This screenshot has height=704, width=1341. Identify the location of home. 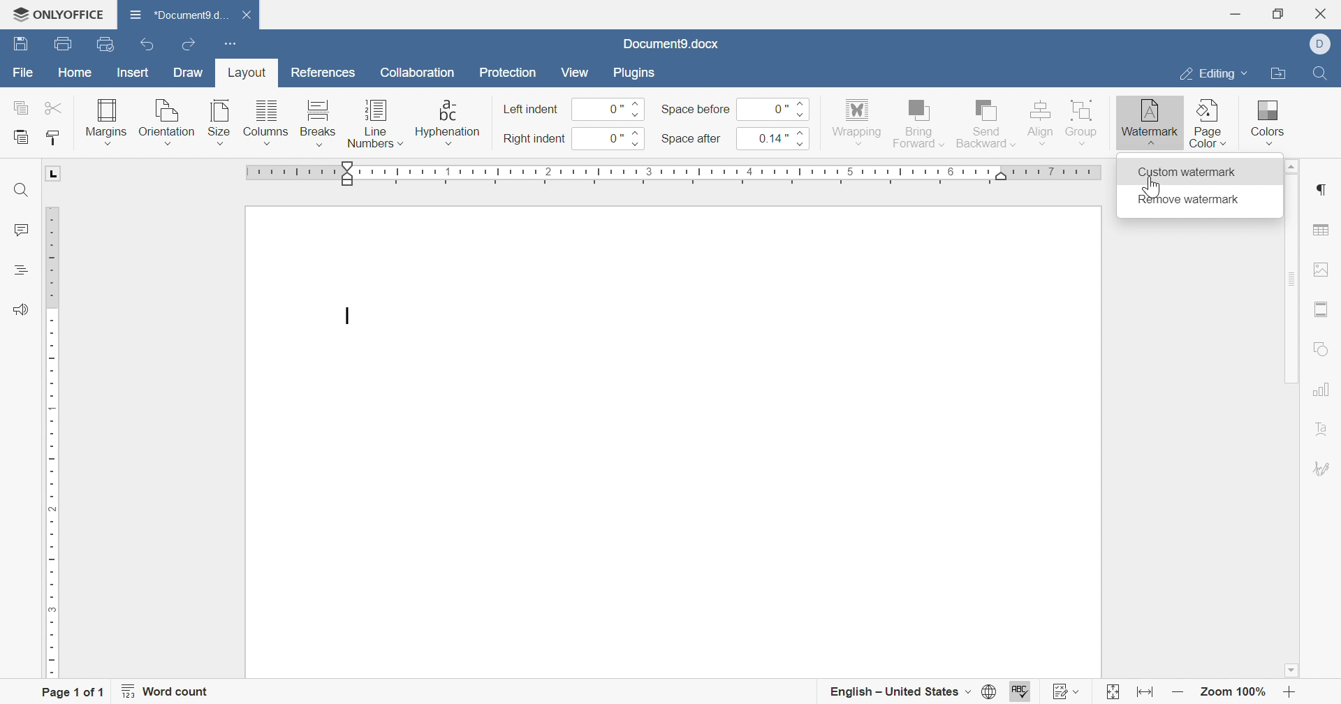
(75, 75).